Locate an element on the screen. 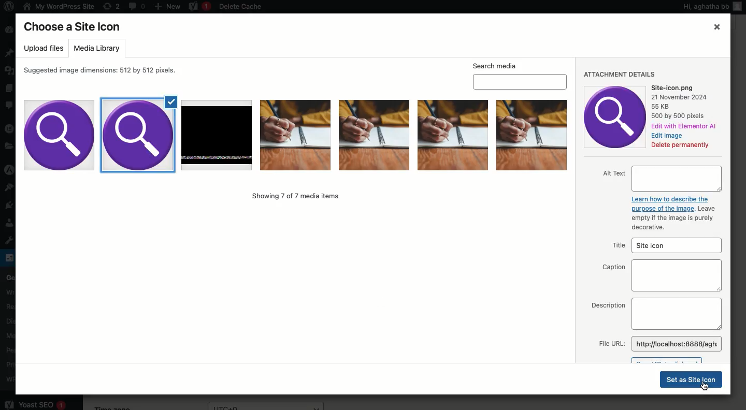  Templates is located at coordinates (9, 147).